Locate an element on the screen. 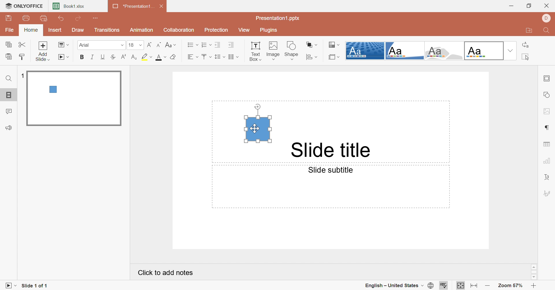 The image size is (555, 290). Find is located at coordinates (546, 31).